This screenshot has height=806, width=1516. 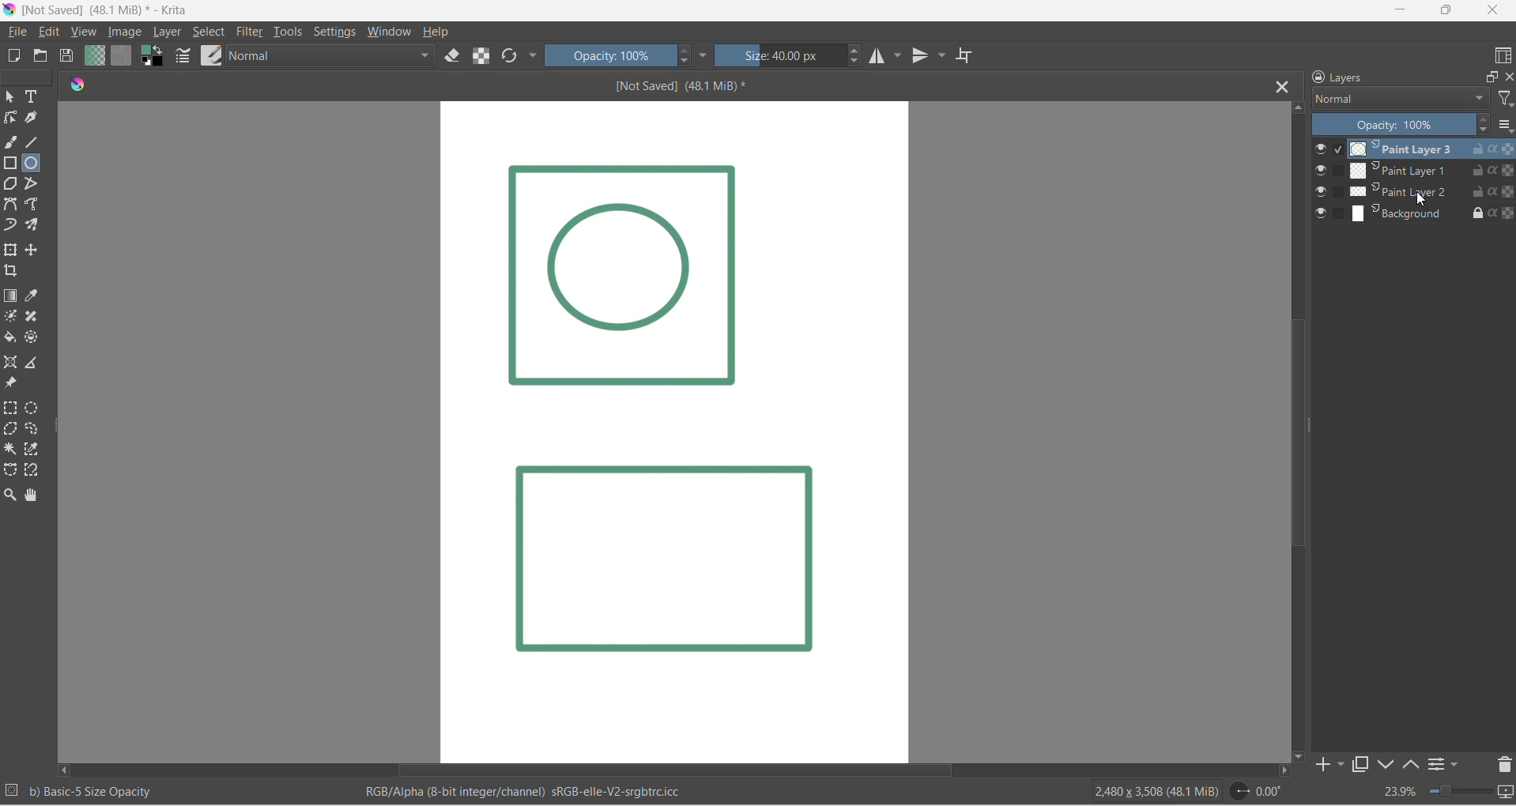 I want to click on visibilty, so click(x=1320, y=191).